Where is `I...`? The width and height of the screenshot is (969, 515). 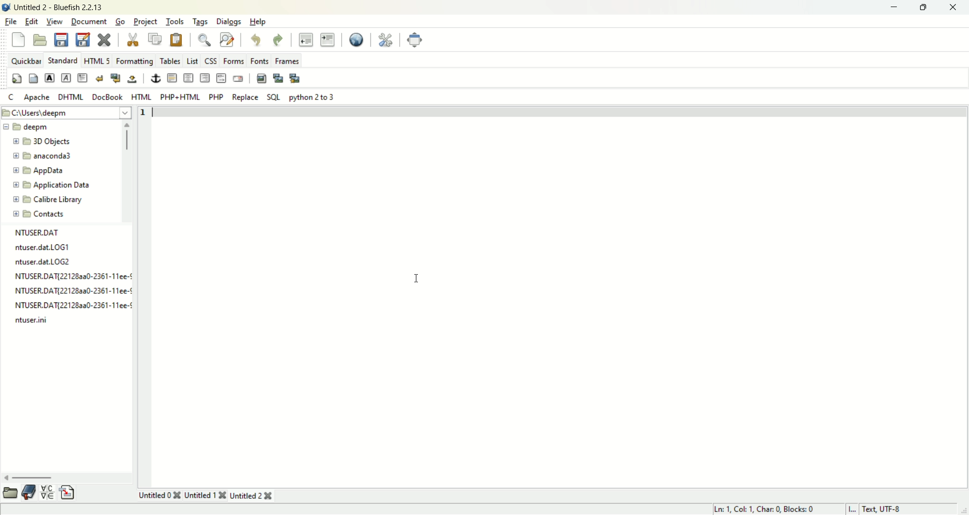
I... is located at coordinates (853, 508).